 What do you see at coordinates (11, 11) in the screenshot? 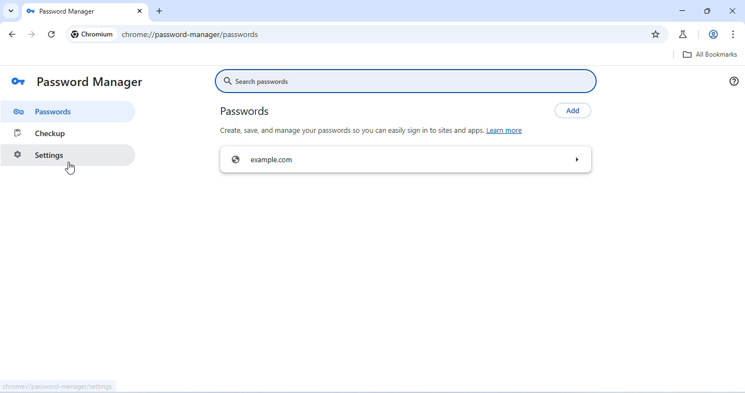
I see `search tabs` at bounding box center [11, 11].